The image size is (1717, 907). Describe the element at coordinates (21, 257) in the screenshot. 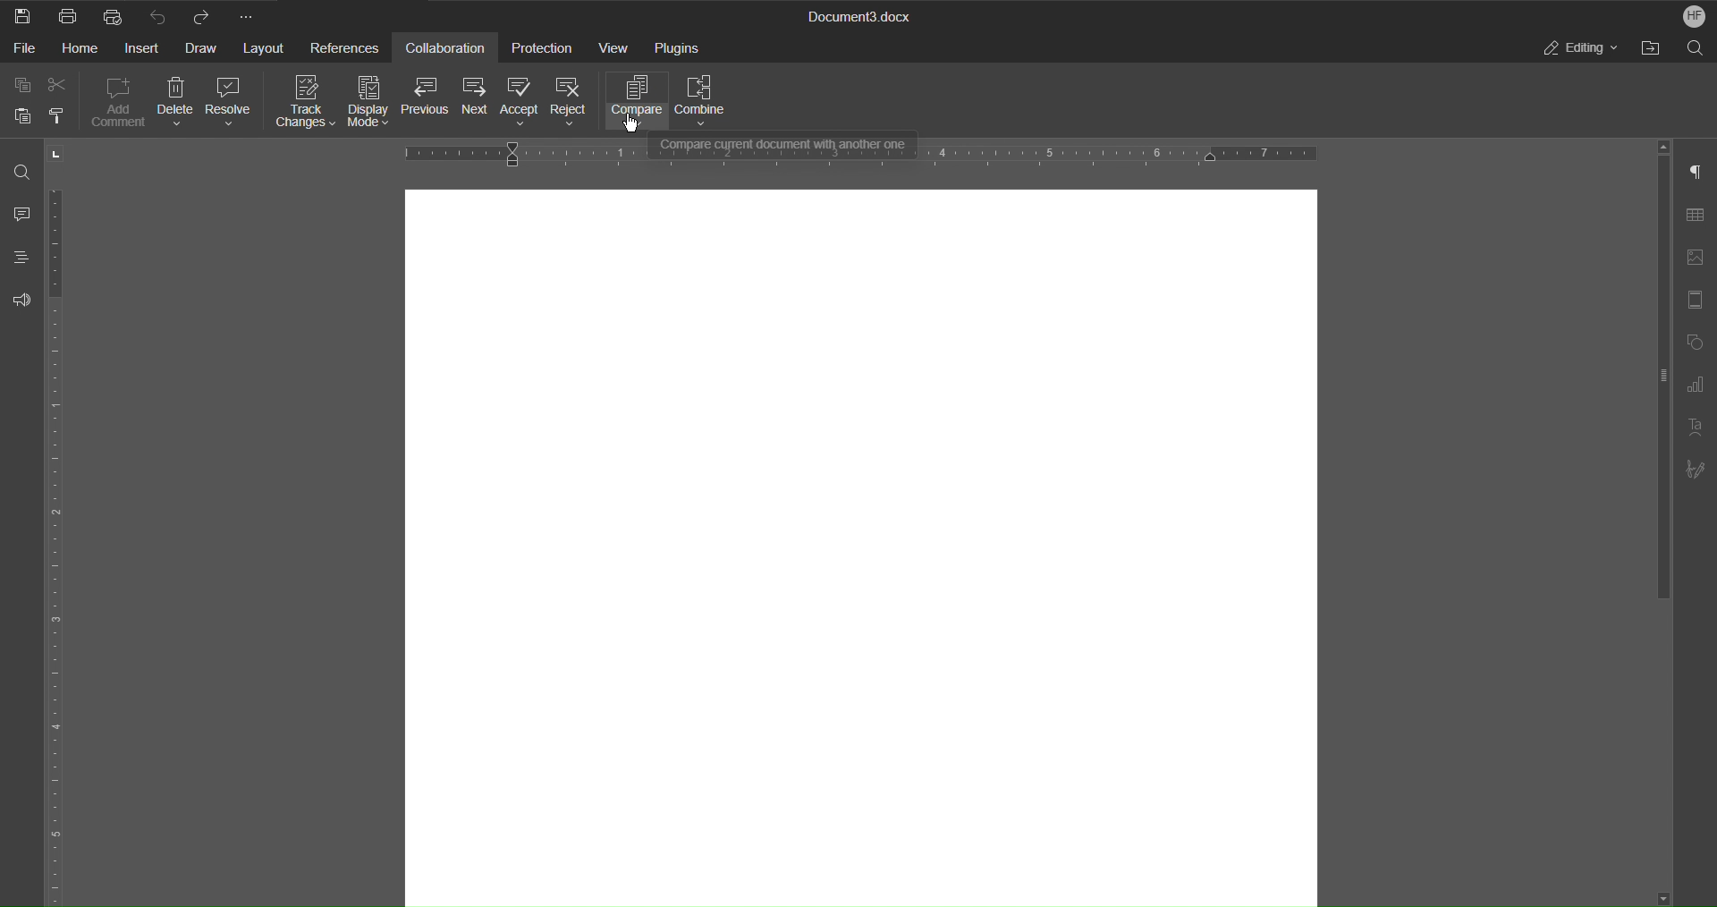

I see `Headings` at that location.